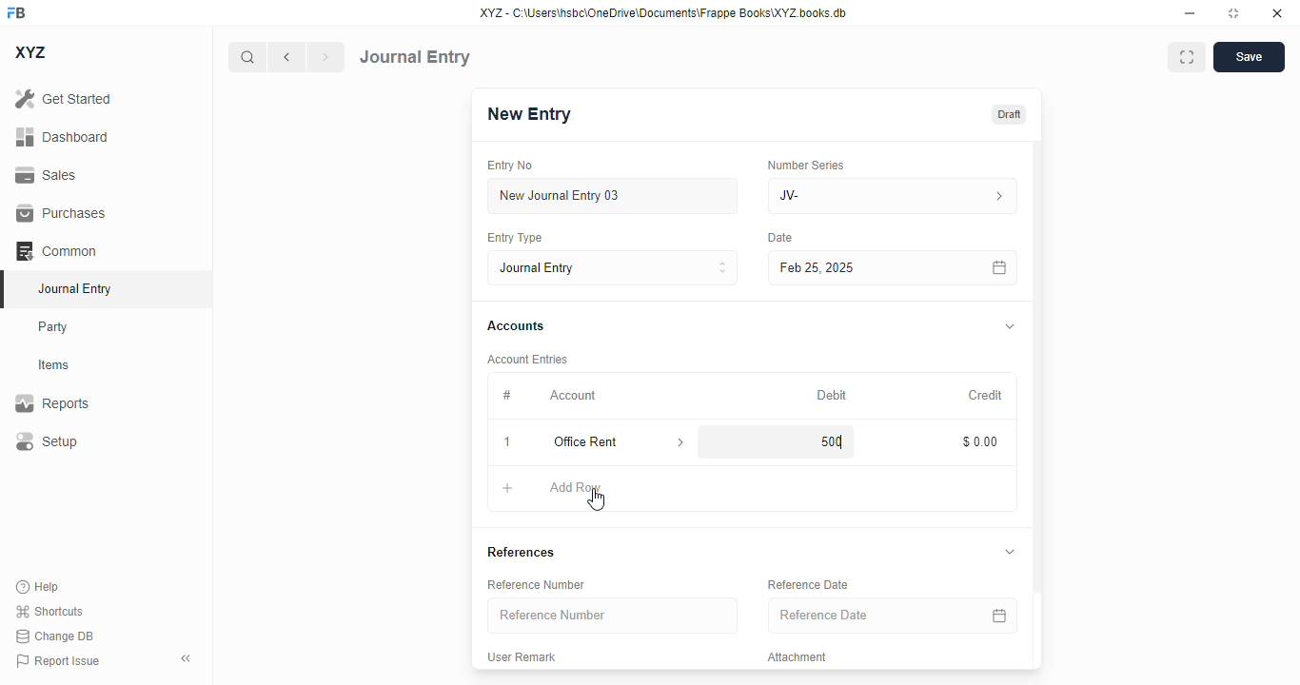 This screenshot has width=1300, height=685. Describe the element at coordinates (1010, 551) in the screenshot. I see `toggle expand/collapse` at that location.